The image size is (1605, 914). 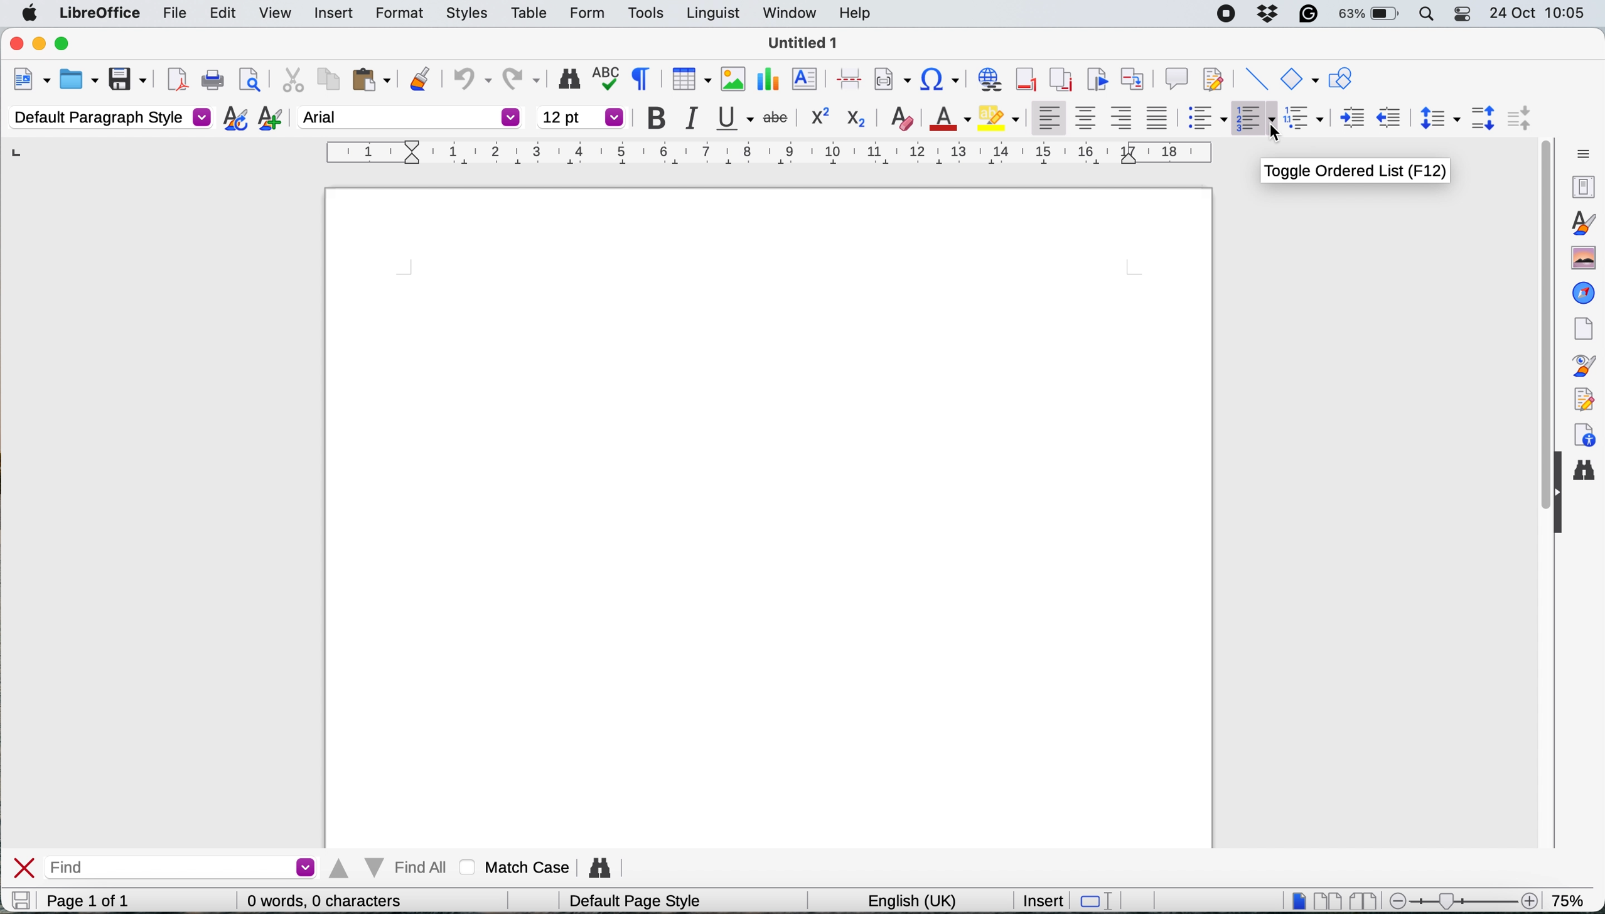 I want to click on accessibility checks, so click(x=1583, y=435).